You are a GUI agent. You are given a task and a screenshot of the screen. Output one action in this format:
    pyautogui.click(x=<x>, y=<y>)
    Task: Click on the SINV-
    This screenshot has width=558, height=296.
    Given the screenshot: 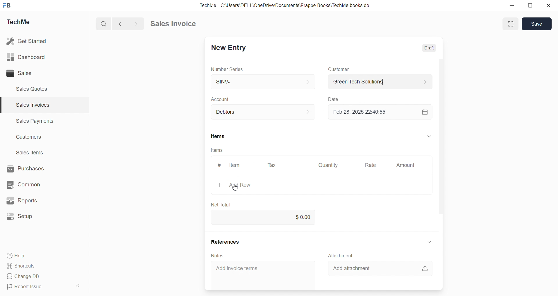 What is the action you would take?
    pyautogui.click(x=263, y=81)
    